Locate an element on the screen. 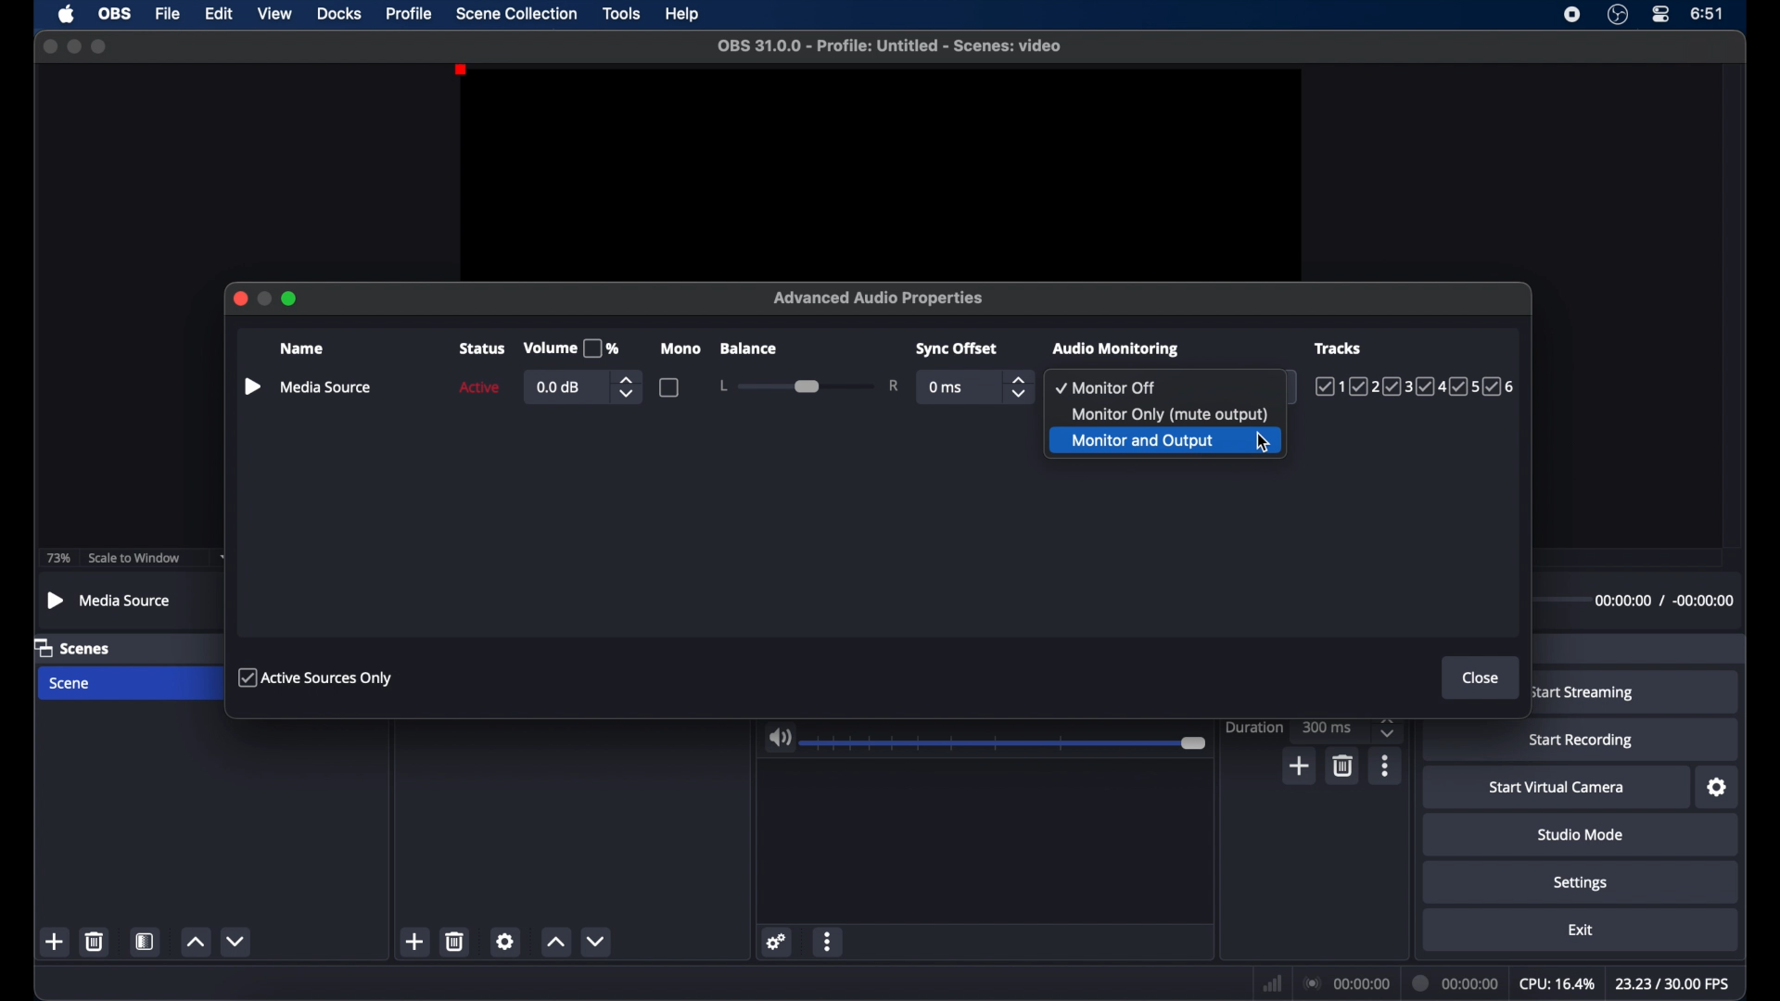  name is located at coordinates (301, 348).